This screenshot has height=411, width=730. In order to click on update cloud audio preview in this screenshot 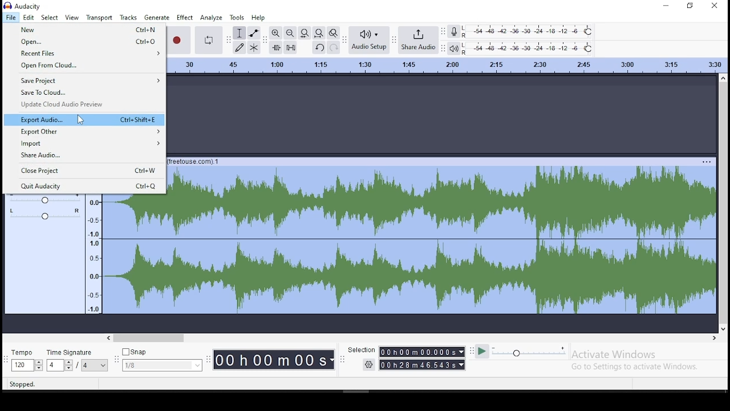, I will do `click(84, 105)`.